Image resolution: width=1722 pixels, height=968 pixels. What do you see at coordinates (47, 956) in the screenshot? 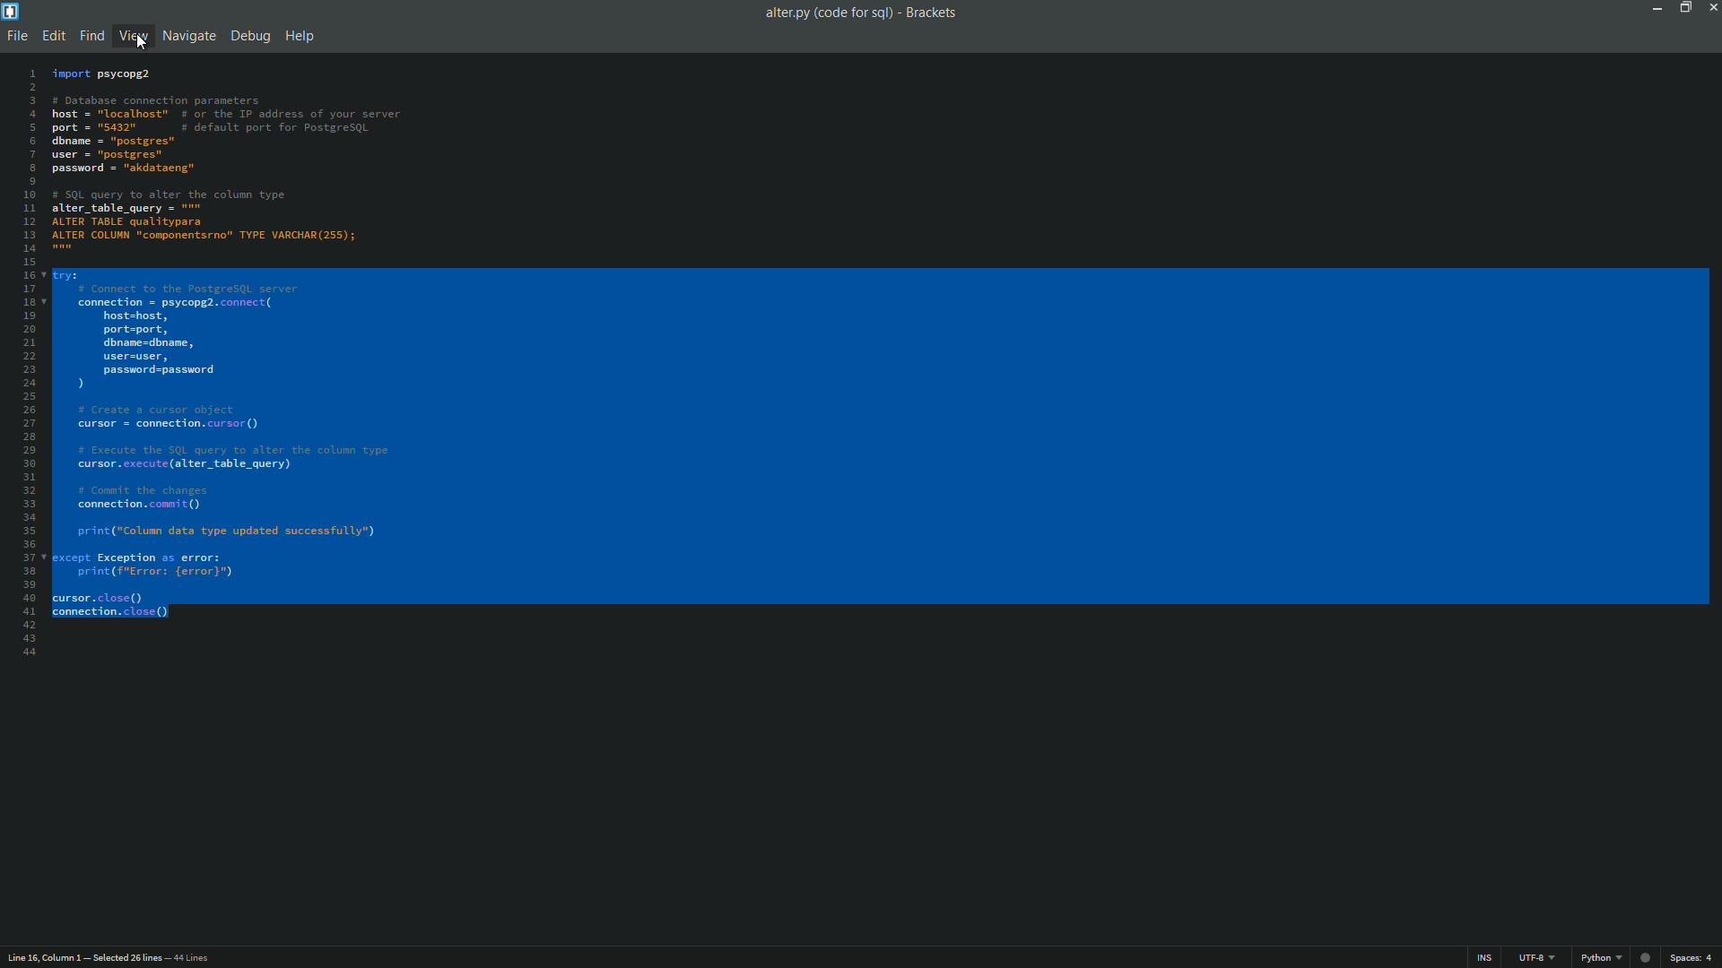
I see `cursor position` at bounding box center [47, 956].